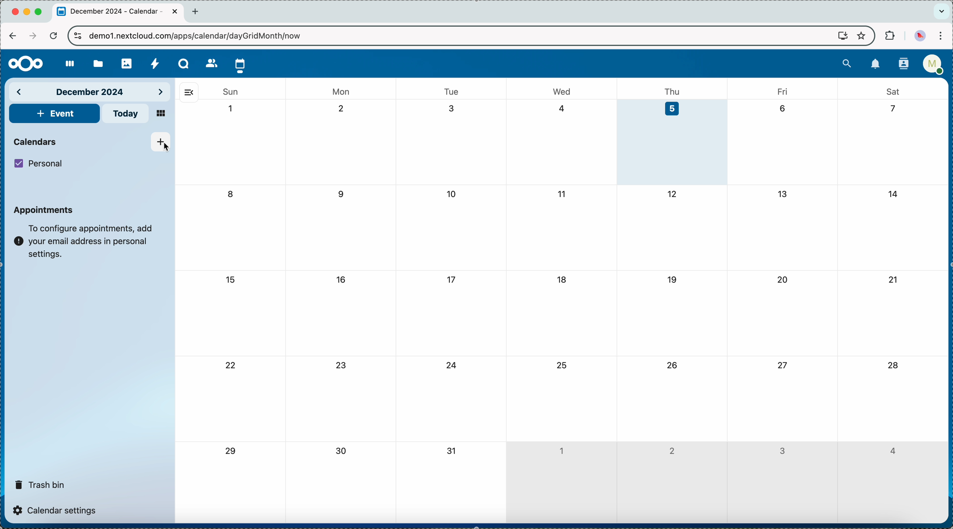  Describe the element at coordinates (161, 114) in the screenshot. I see `mosaic view` at that location.